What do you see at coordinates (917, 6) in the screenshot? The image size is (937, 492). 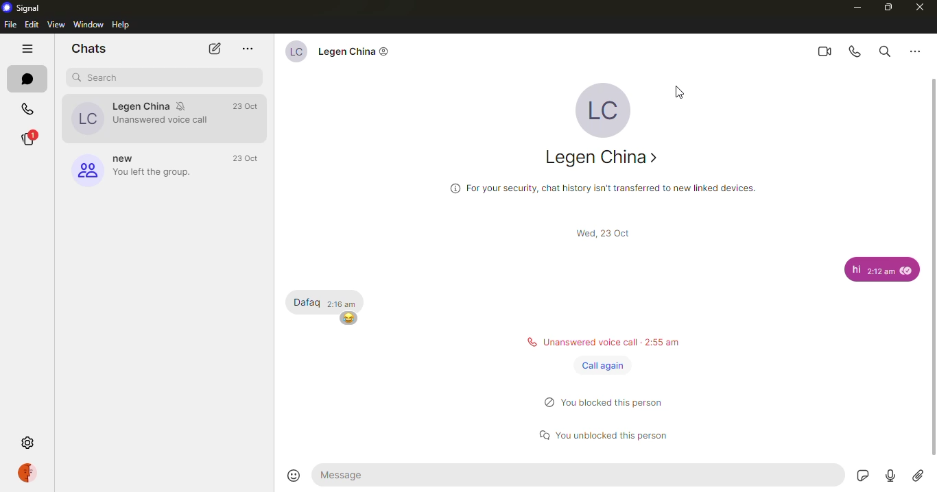 I see `close` at bounding box center [917, 6].